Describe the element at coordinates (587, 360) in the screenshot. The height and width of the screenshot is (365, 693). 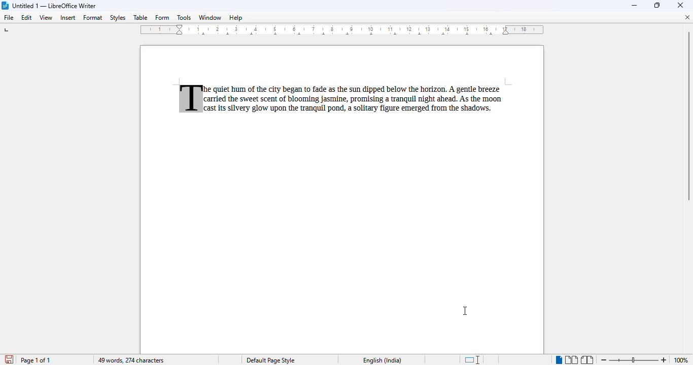
I see `book view` at that location.